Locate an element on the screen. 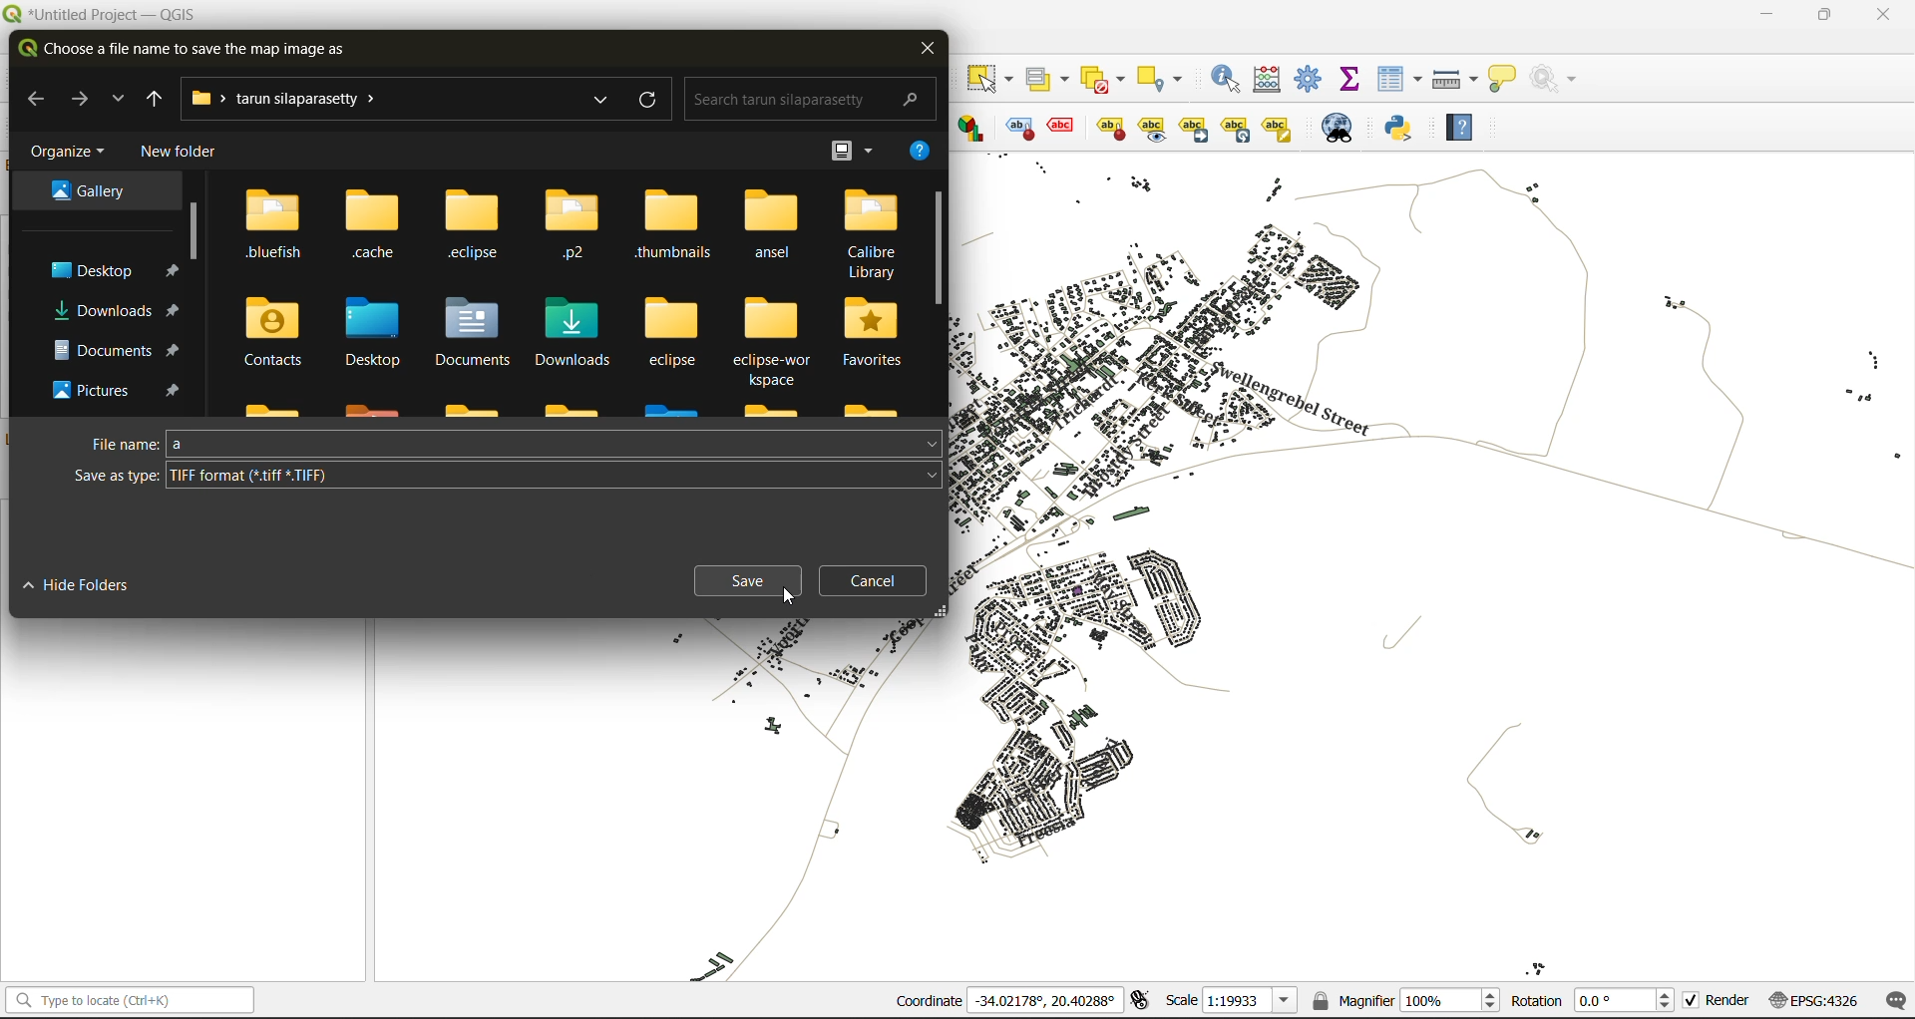  save is located at coordinates (748, 582).